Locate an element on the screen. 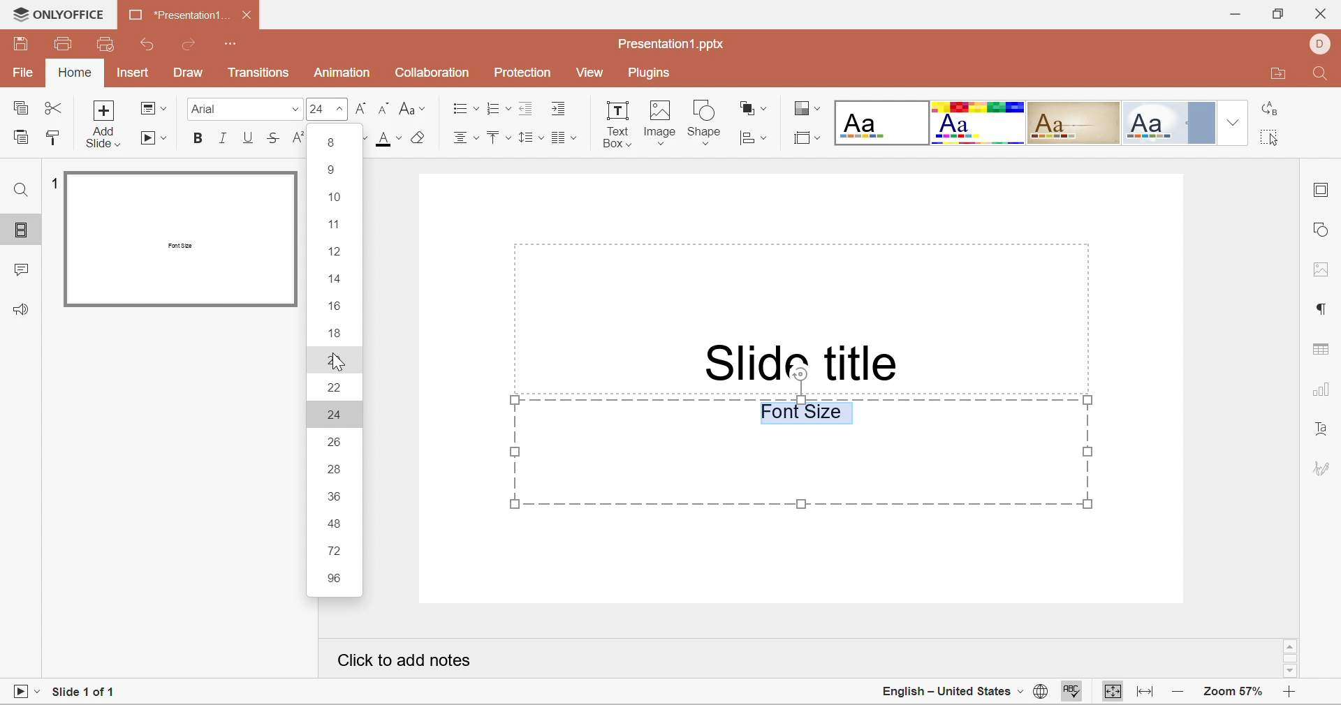 This screenshot has width=1341, height=705. Bold is located at coordinates (198, 138).